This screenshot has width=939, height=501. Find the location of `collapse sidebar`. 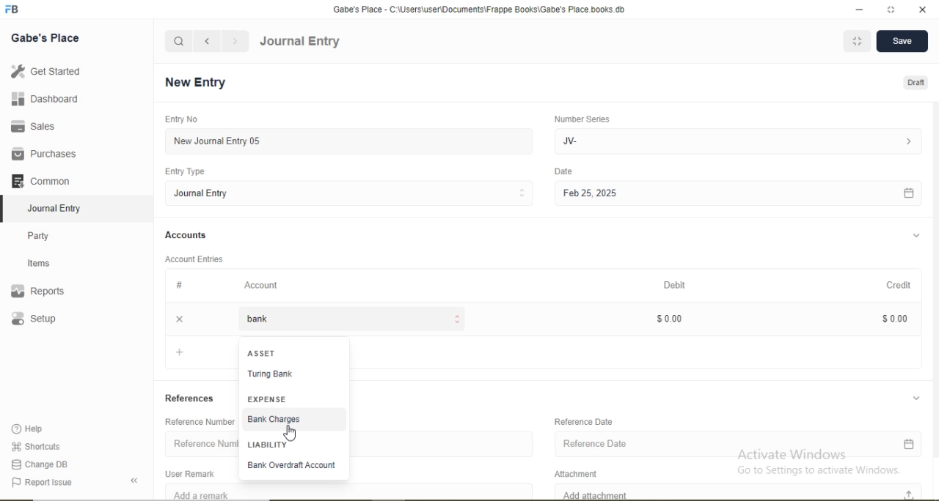

collapse sidebar is located at coordinates (136, 480).